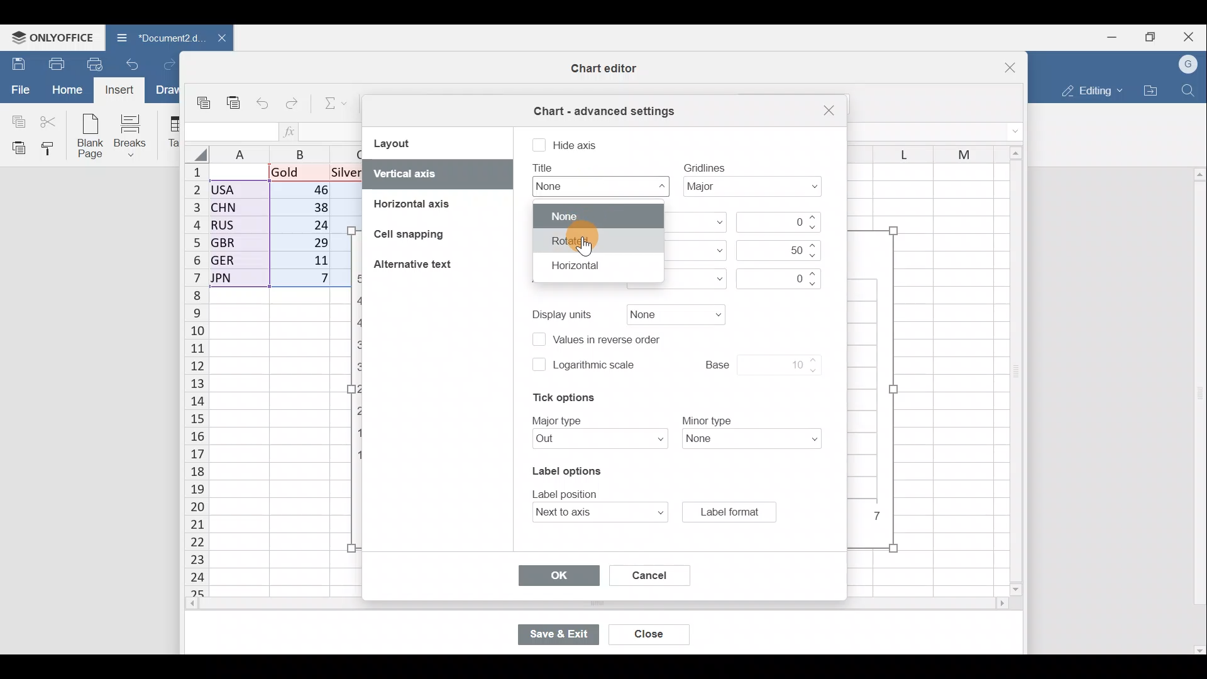  Describe the element at coordinates (597, 512) in the screenshot. I see `Label position` at that location.